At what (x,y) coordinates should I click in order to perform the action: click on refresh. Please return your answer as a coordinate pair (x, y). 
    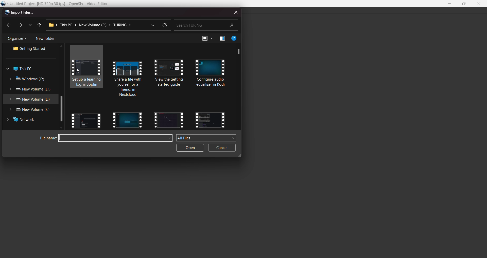
    Looking at the image, I should click on (164, 26).